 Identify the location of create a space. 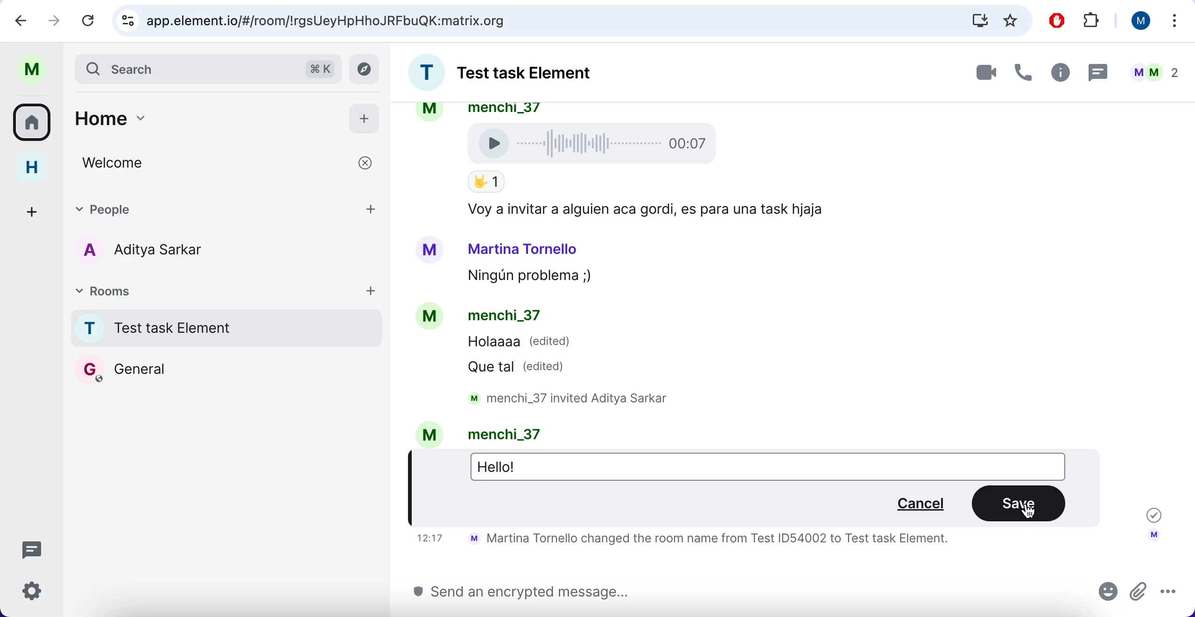
(27, 208).